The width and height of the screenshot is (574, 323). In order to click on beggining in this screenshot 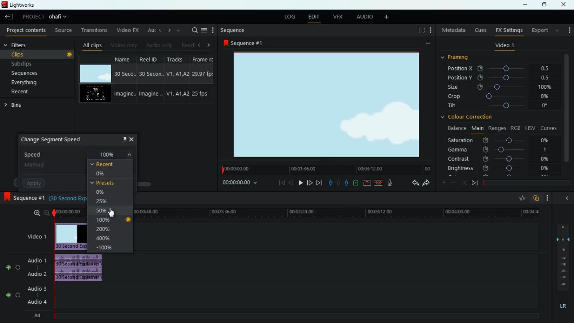, I will do `click(279, 183)`.